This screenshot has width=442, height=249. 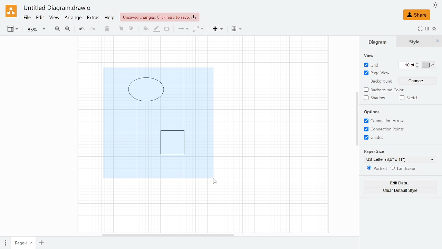 What do you see at coordinates (418, 63) in the screenshot?
I see `Increase grid unit` at bounding box center [418, 63].